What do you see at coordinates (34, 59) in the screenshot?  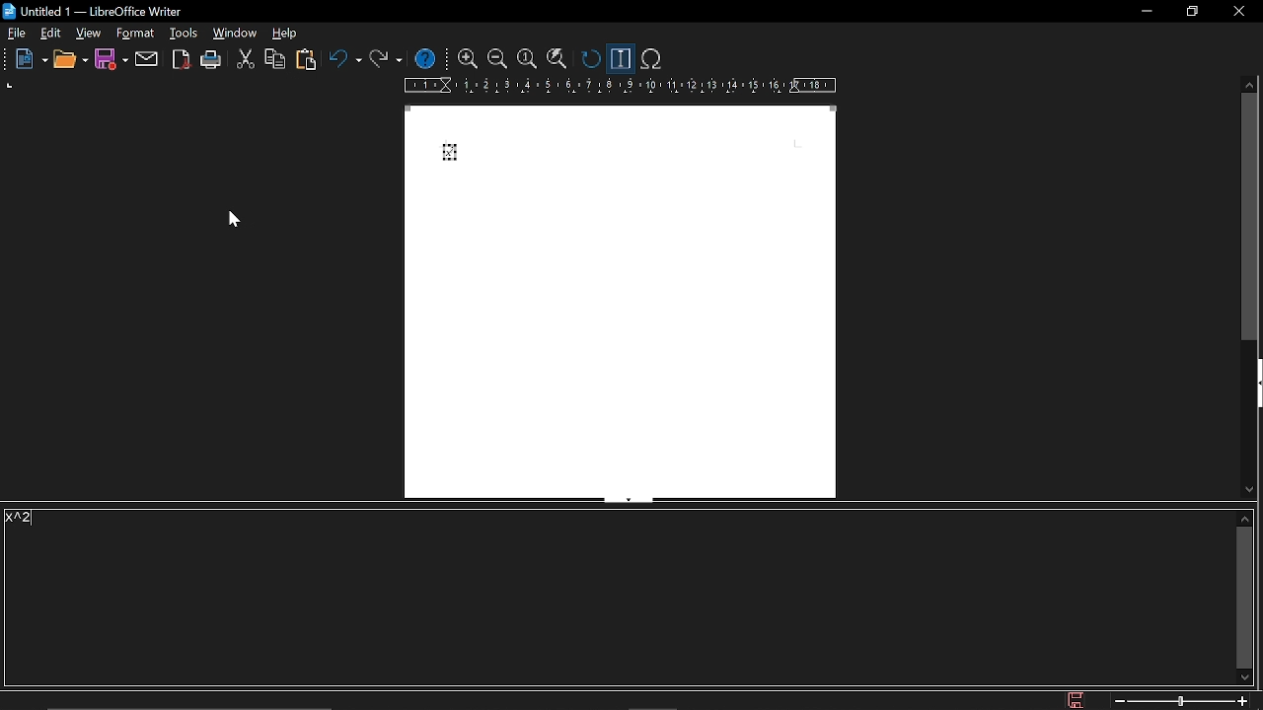 I see `new` at bounding box center [34, 59].